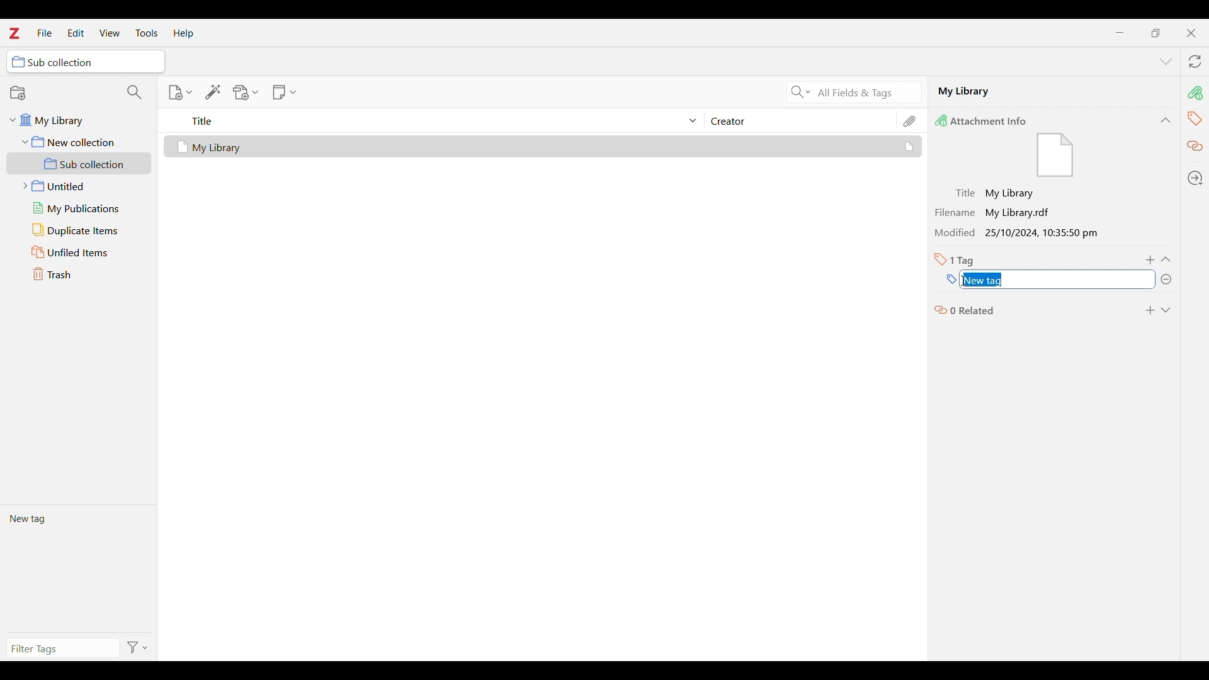 Image resolution: width=1209 pixels, height=680 pixels. I want to click on pin, so click(1195, 93).